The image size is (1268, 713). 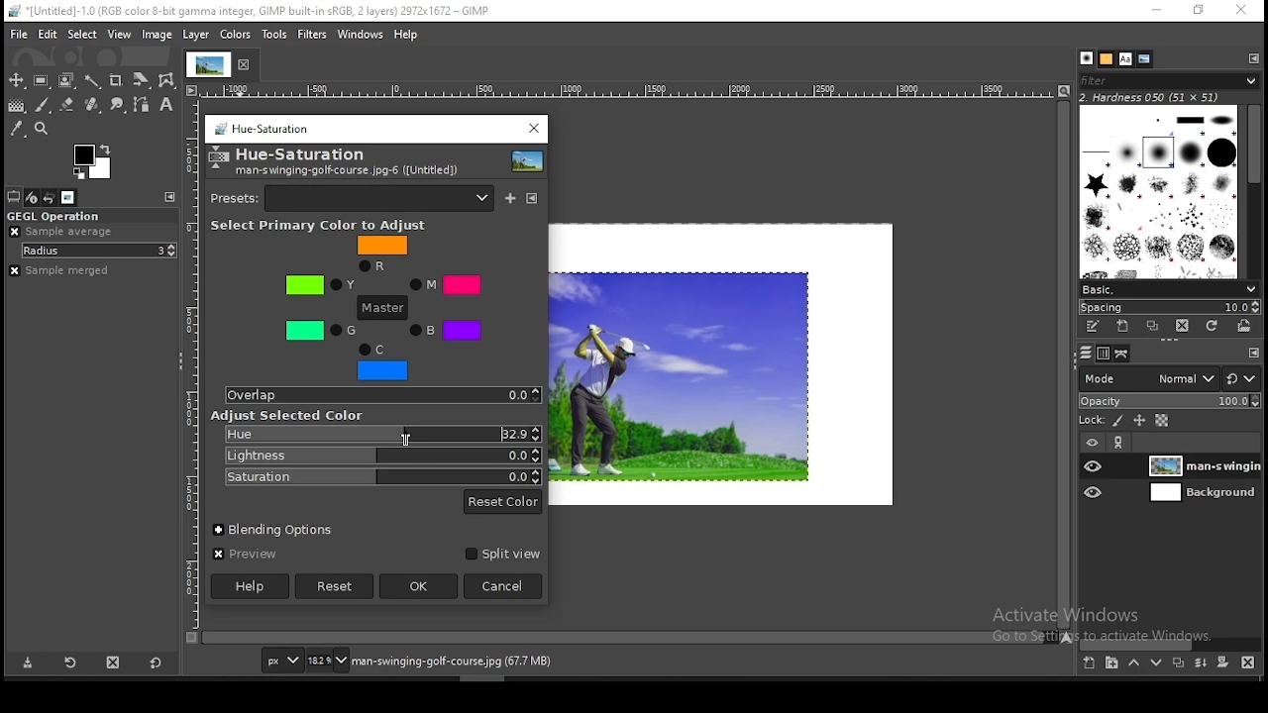 What do you see at coordinates (1251, 352) in the screenshot?
I see `configure this tab` at bounding box center [1251, 352].